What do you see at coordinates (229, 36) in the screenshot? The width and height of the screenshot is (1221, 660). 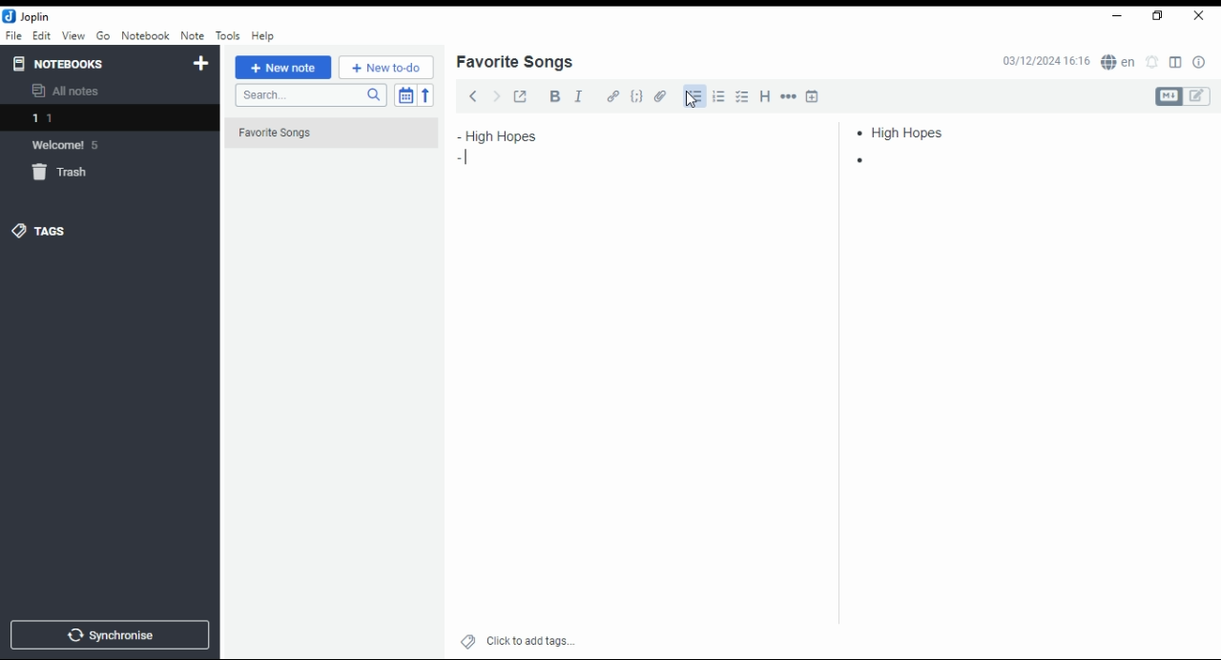 I see `tools` at bounding box center [229, 36].